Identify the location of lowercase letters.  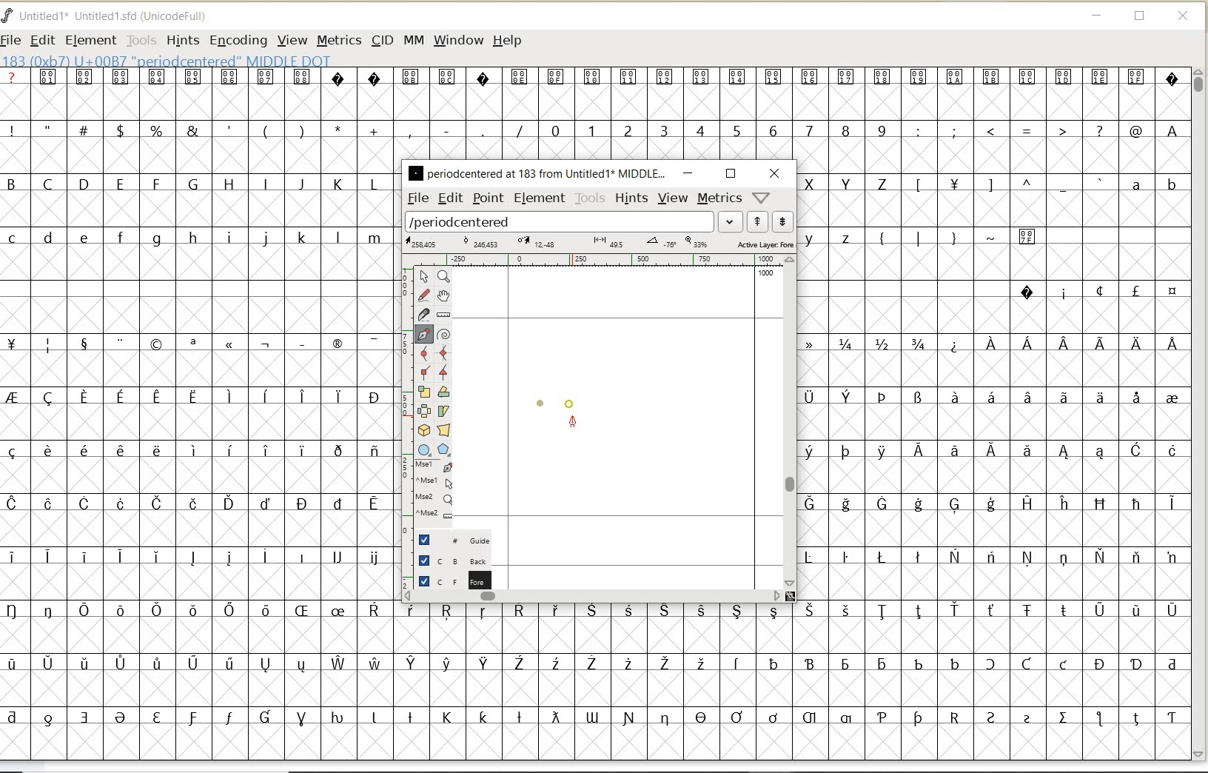
(197, 238).